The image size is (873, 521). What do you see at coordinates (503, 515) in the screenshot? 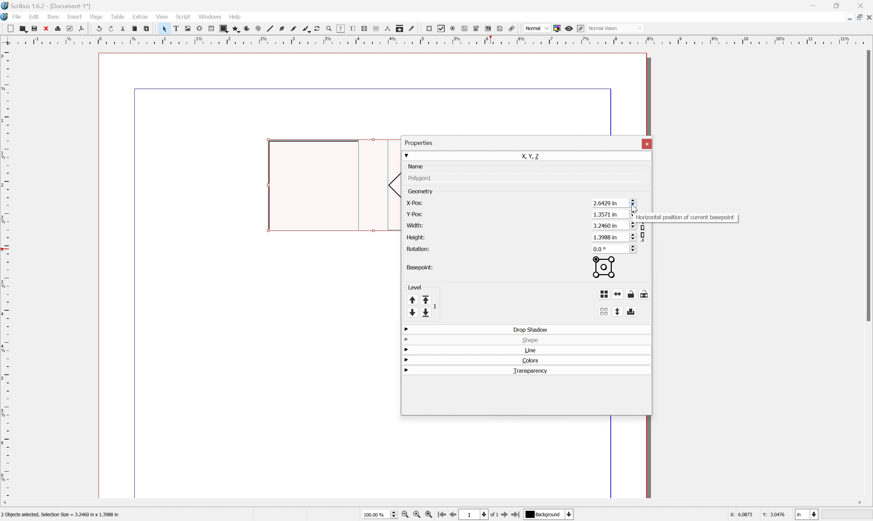
I see `Go to next page` at bounding box center [503, 515].